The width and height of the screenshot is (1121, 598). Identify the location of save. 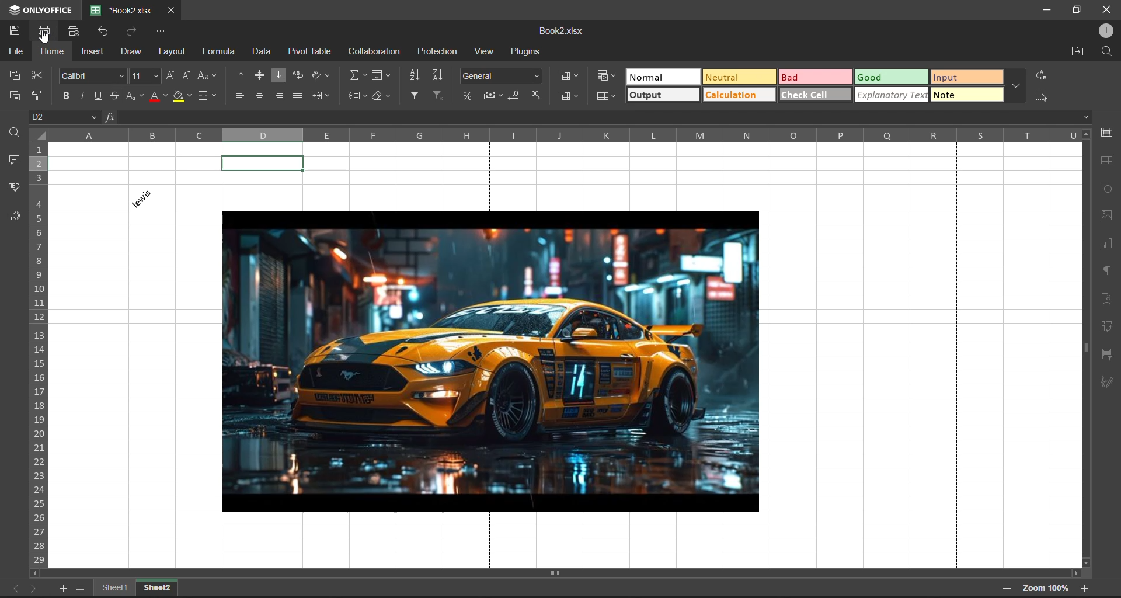
(19, 33).